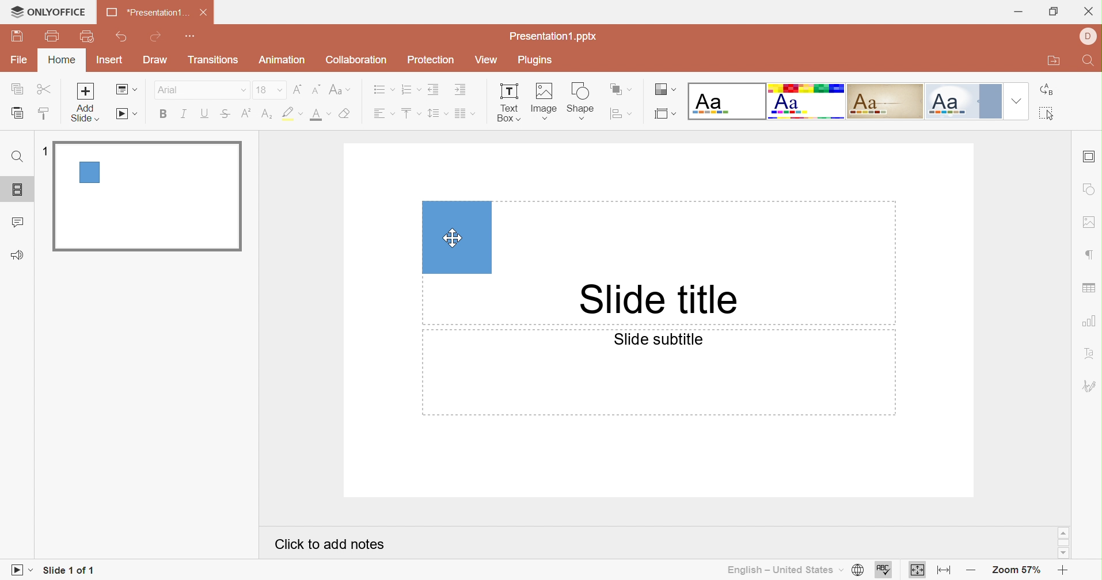  Describe the element at coordinates (807, 101) in the screenshot. I see `Basic` at that location.